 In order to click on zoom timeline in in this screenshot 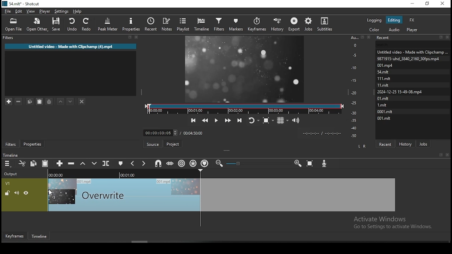, I will do `click(220, 164)`.